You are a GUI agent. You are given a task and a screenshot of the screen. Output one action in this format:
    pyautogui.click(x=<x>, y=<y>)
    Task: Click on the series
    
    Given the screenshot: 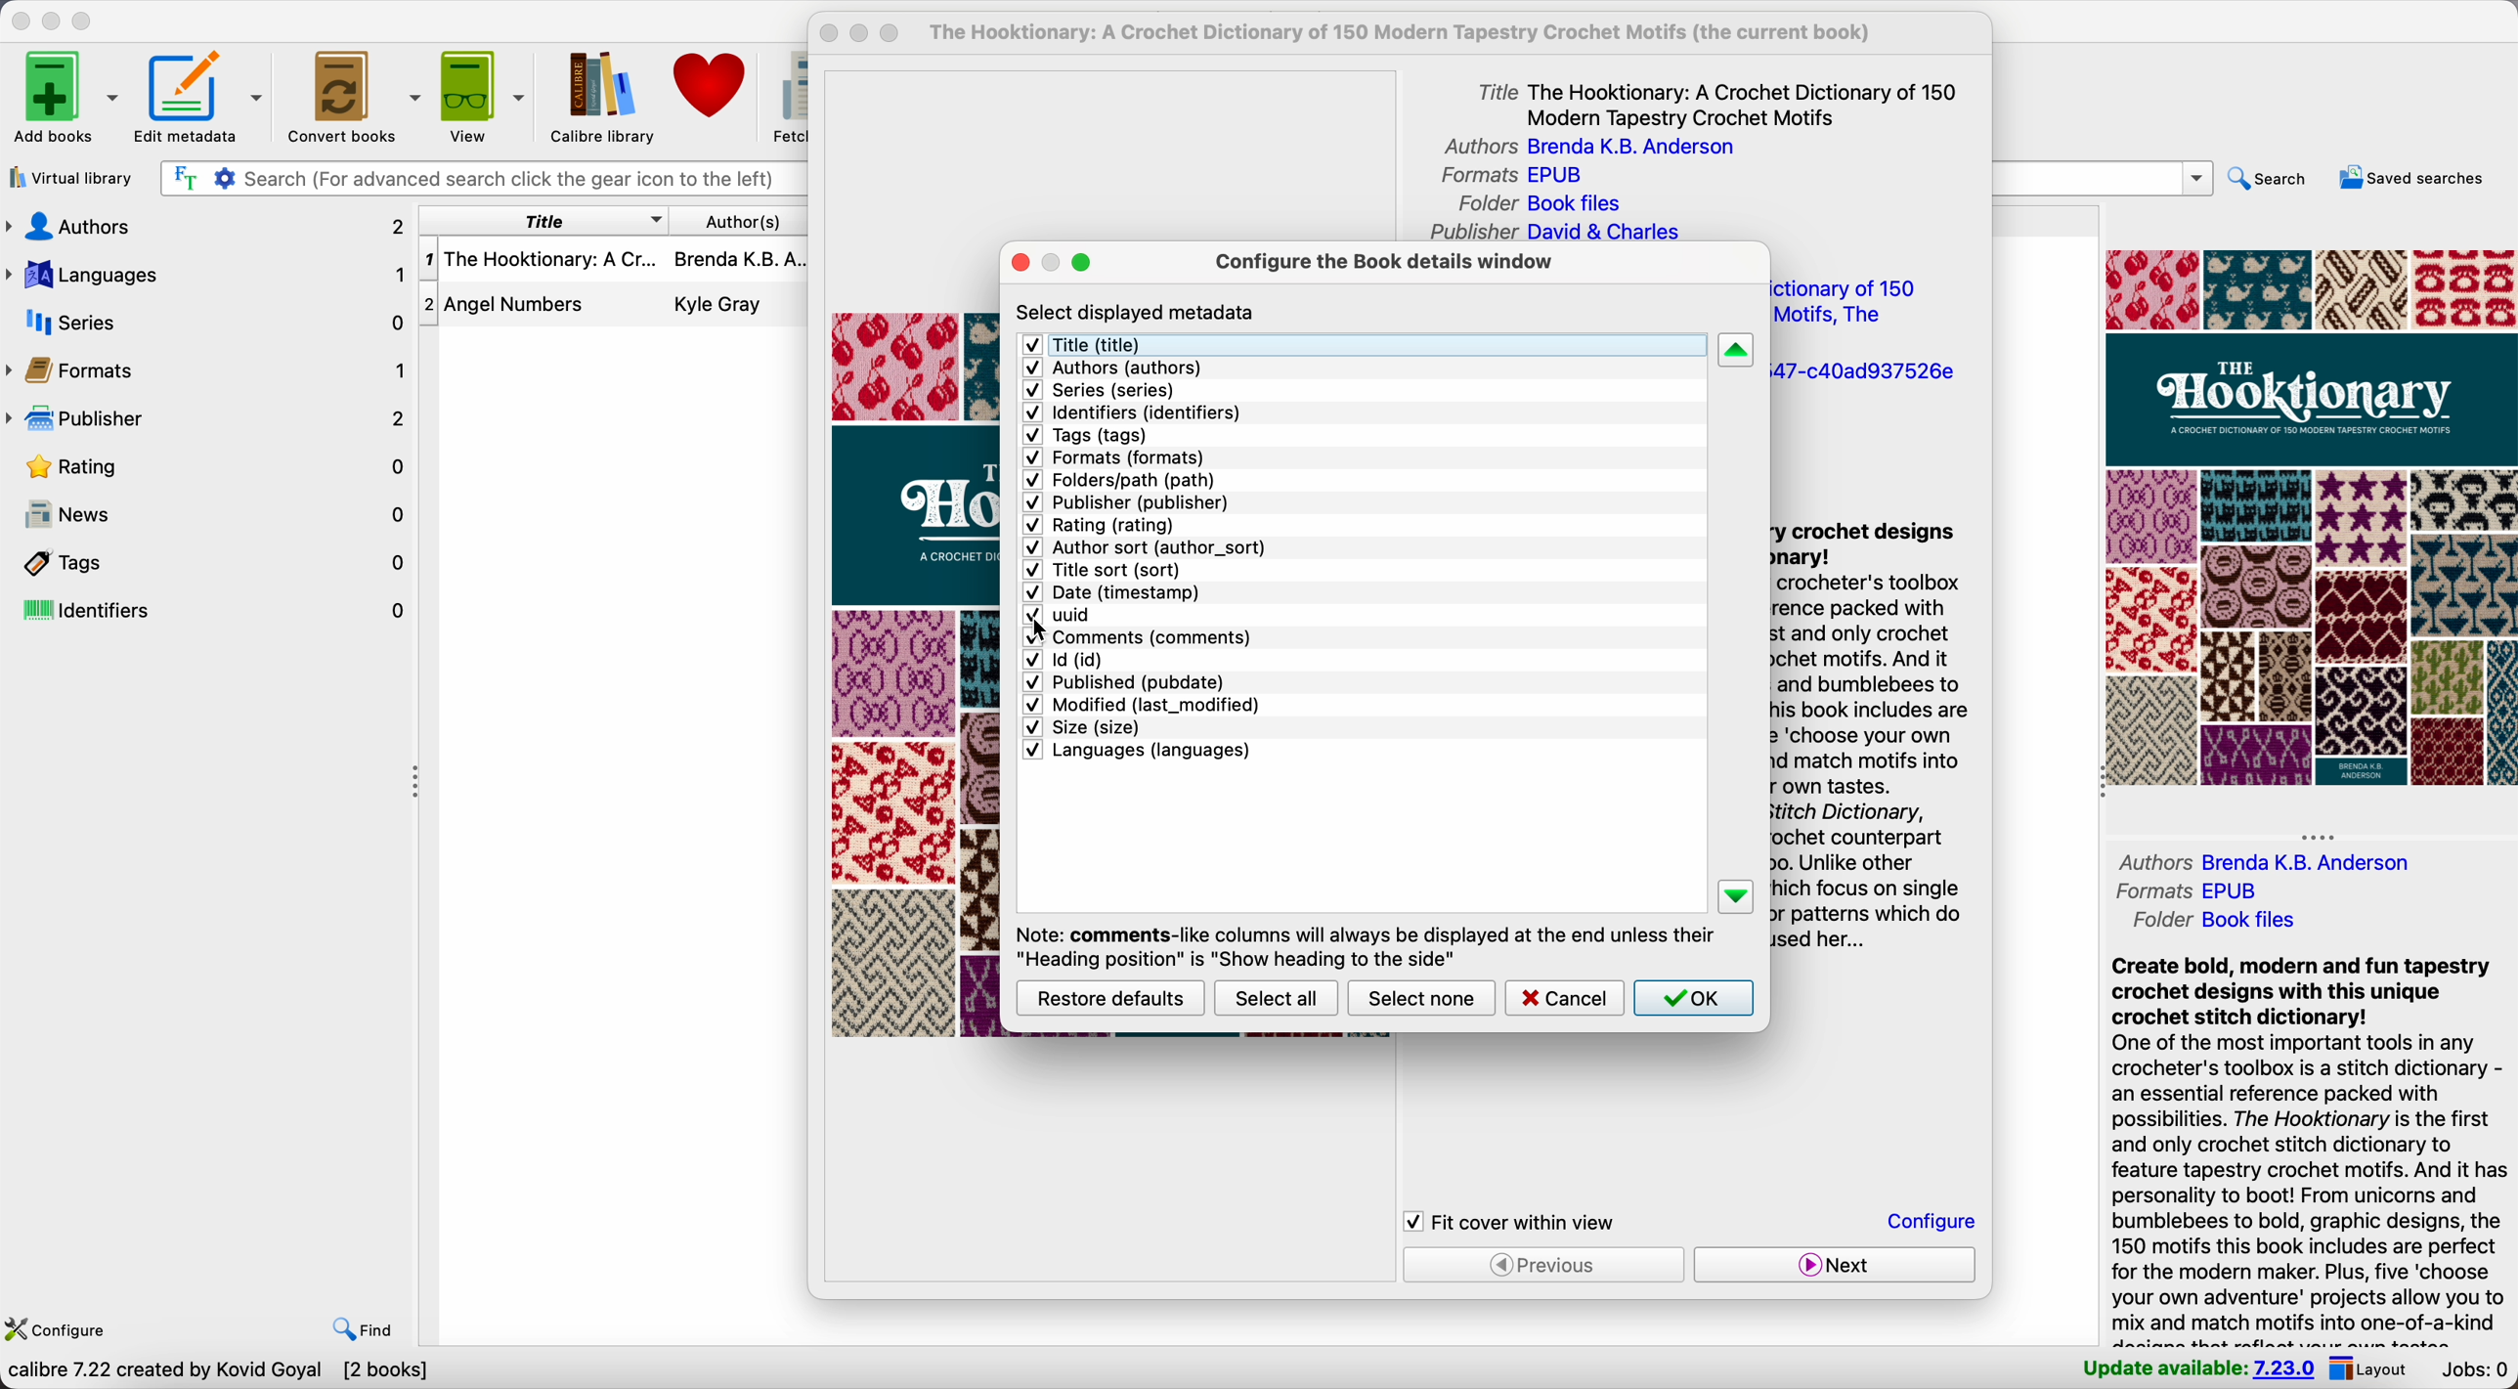 What is the action you would take?
    pyautogui.click(x=1104, y=391)
    